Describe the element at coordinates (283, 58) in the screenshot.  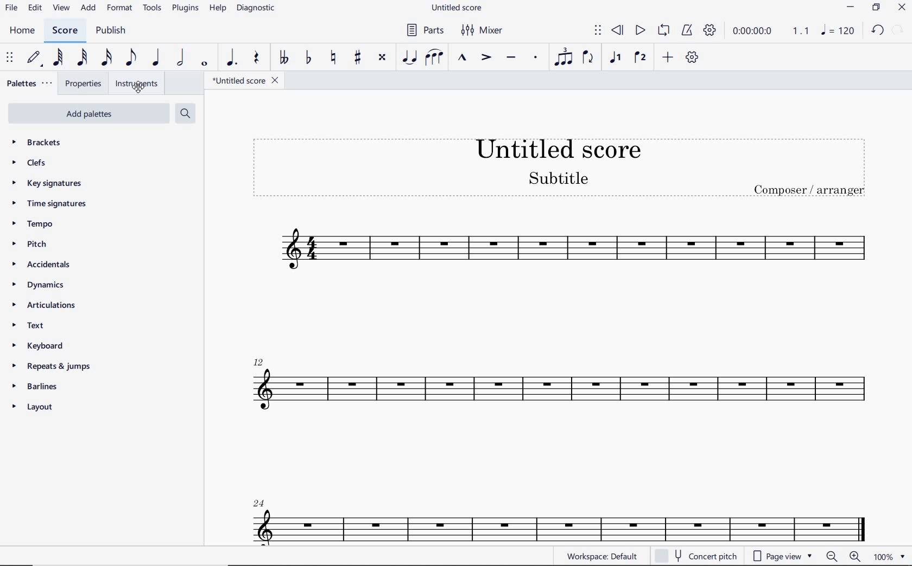
I see `TOGGLE DOUBLE-FLAT` at that location.